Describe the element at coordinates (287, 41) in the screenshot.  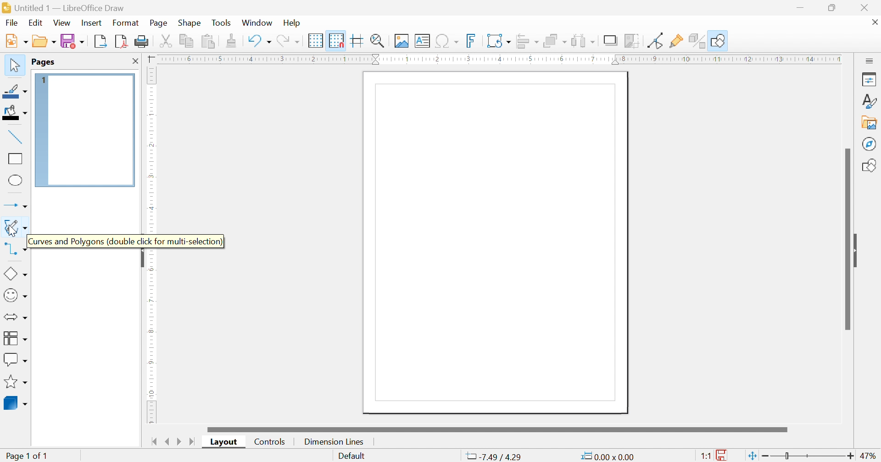
I see `redo` at that location.